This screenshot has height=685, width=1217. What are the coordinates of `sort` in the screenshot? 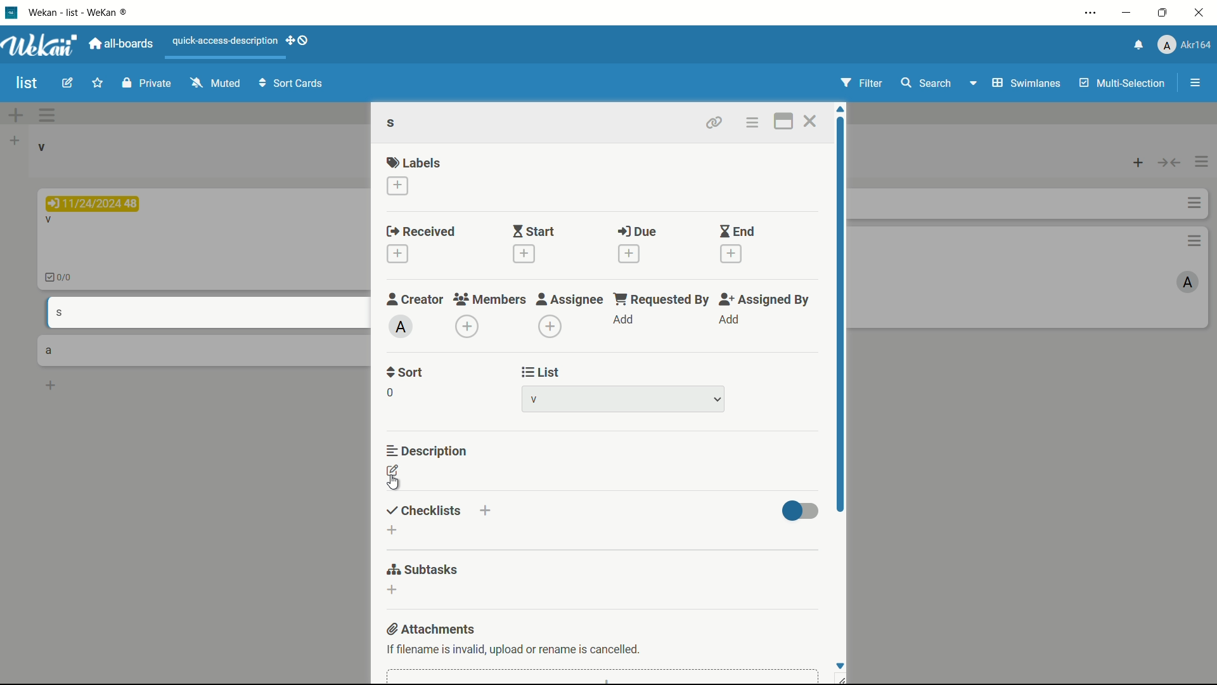 It's located at (405, 374).